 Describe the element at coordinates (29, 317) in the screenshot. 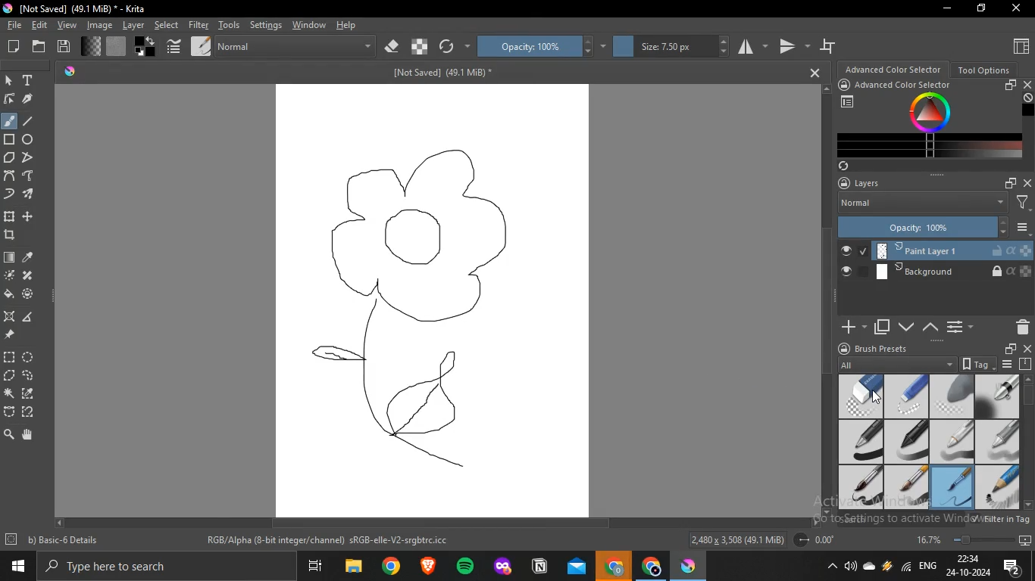

I see `measure distance between 2 points` at that location.